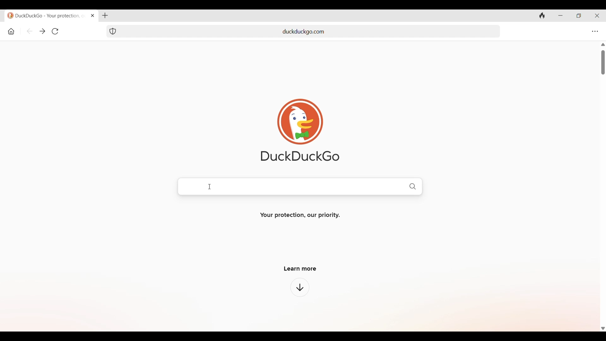 This screenshot has height=341, width=606. Describe the element at coordinates (542, 16) in the screenshot. I see `Clear history` at that location.